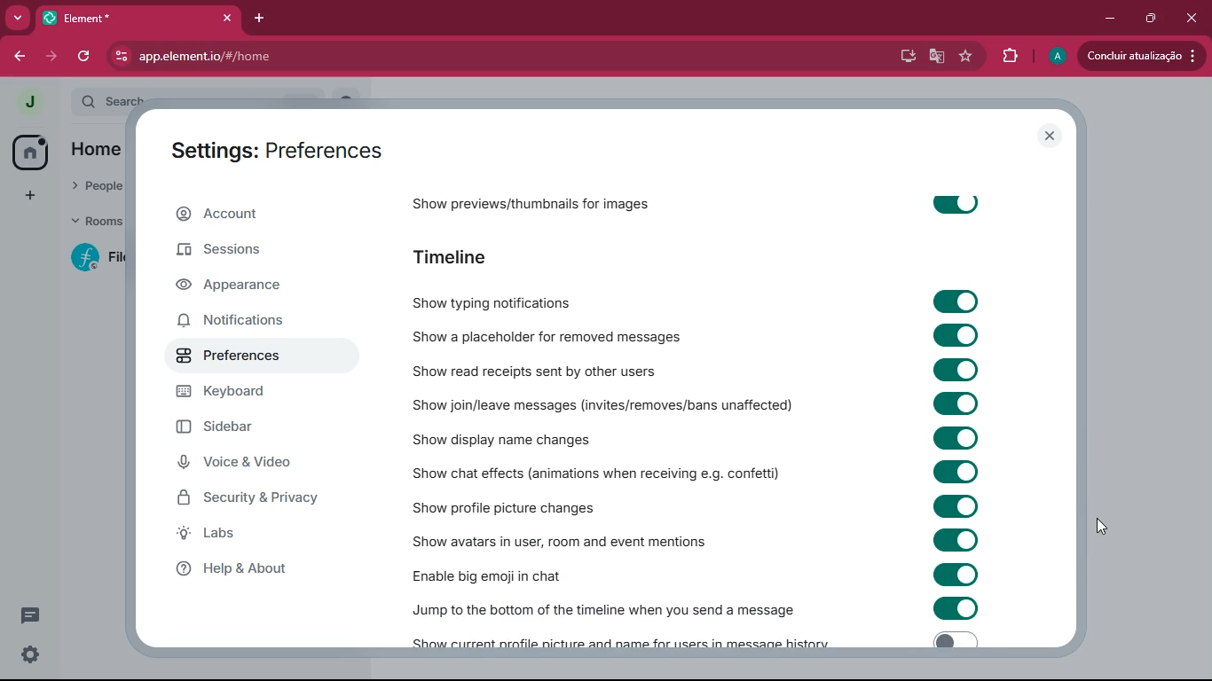  I want to click on forward, so click(50, 57).